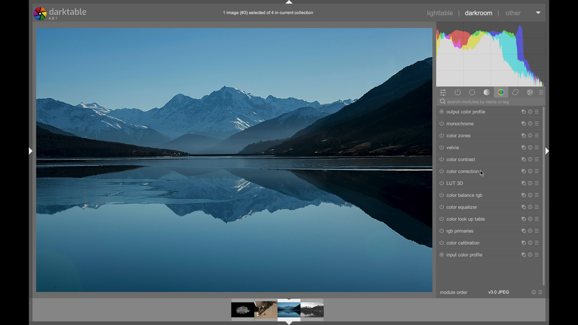  Describe the element at coordinates (29, 151) in the screenshot. I see `sidebar` at that location.